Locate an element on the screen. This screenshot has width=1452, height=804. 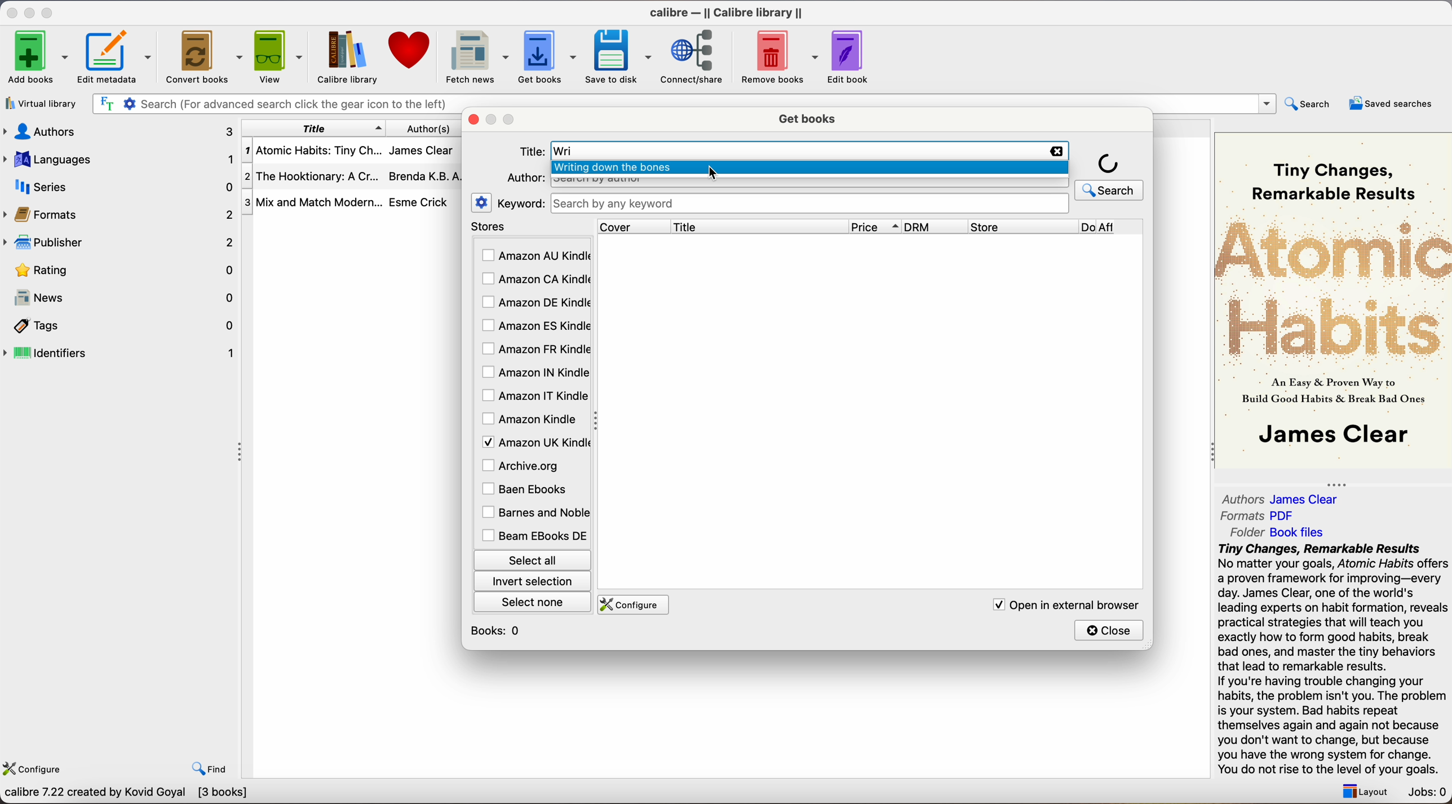
close is located at coordinates (1110, 630).